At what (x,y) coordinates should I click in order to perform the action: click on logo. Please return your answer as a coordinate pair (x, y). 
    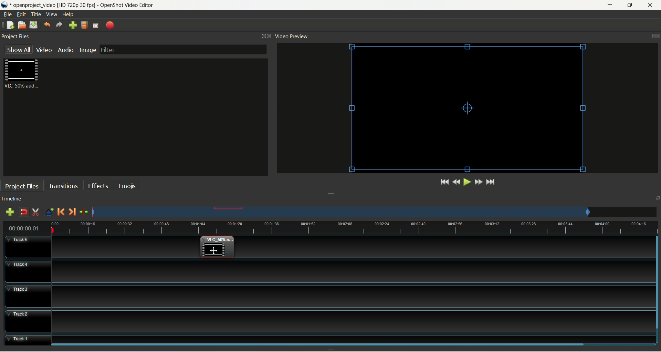
    Looking at the image, I should click on (5, 5).